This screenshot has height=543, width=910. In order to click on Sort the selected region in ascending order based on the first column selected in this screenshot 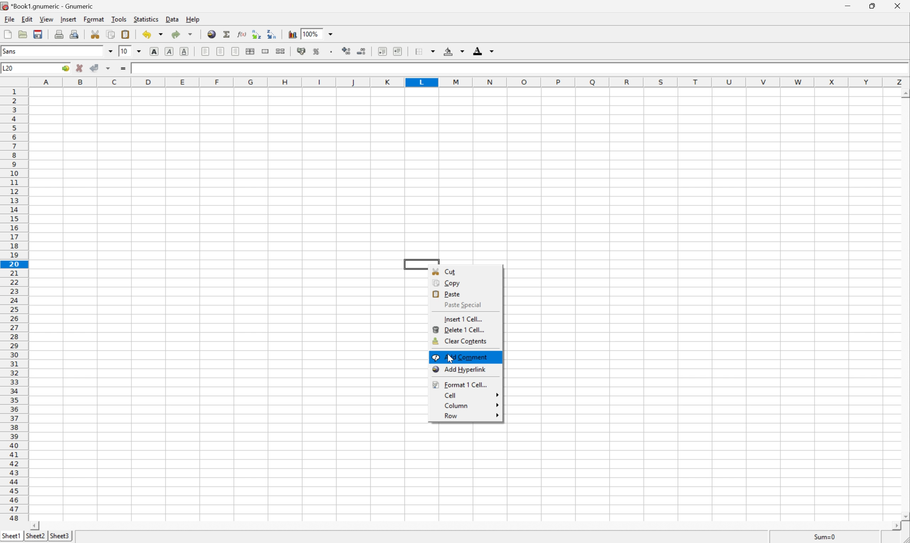, I will do `click(255, 33)`.